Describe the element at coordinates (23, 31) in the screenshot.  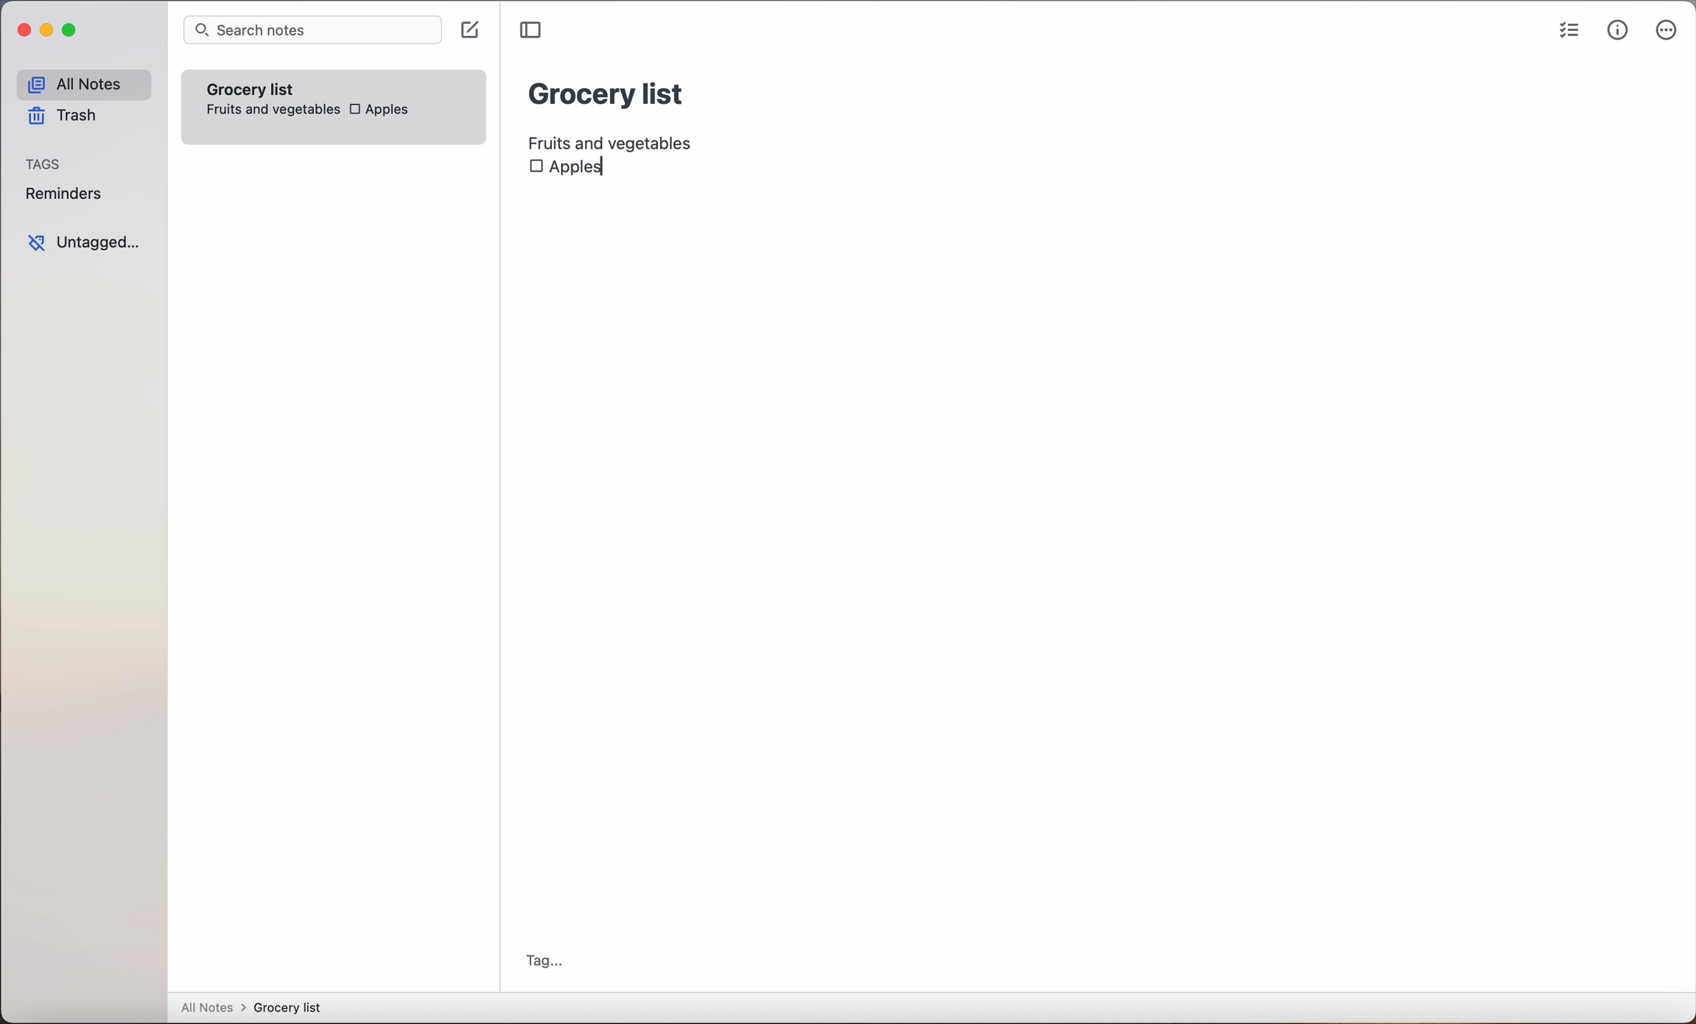
I see `close Simplenote` at that location.